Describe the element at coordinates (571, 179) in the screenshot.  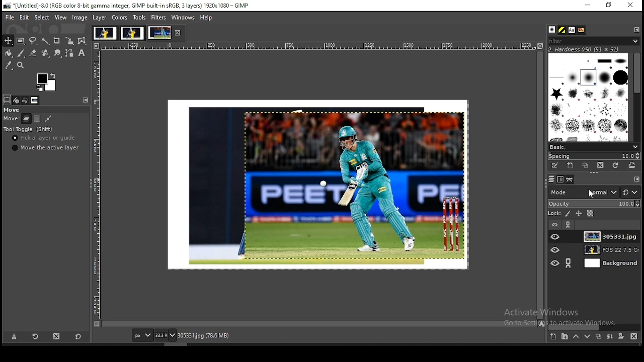
I see `paths` at that location.